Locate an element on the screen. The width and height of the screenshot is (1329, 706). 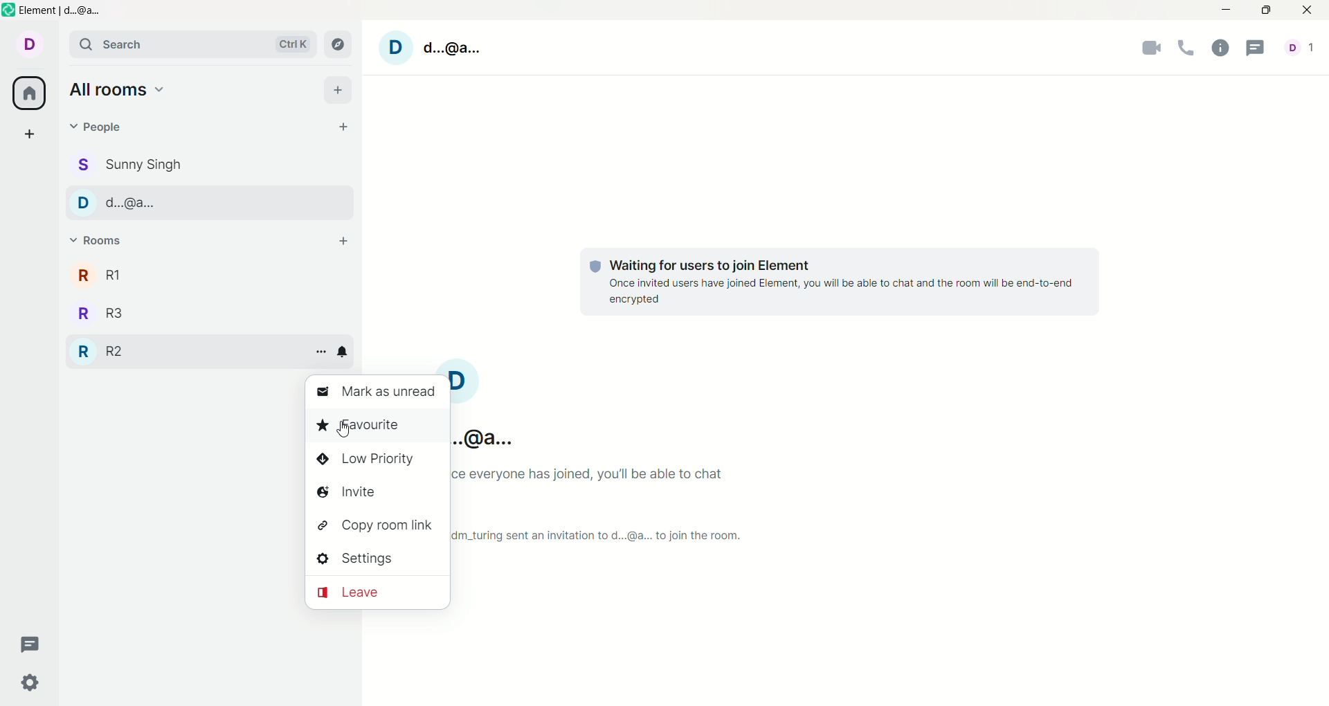
close is located at coordinates (1312, 10).